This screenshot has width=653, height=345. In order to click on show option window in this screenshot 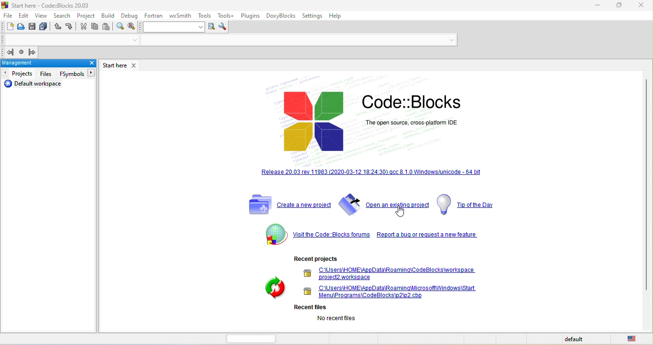, I will do `click(223, 27)`.